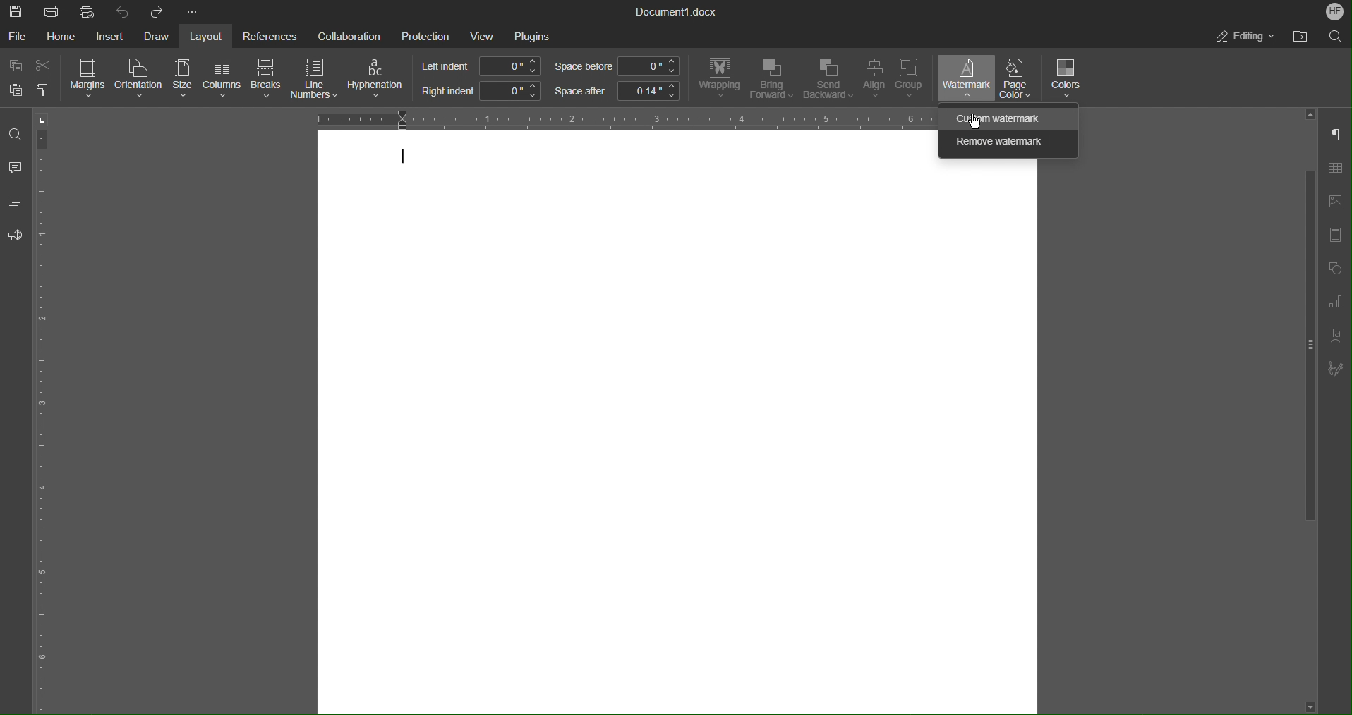 The height and width of the screenshot is (715, 1352). Describe the element at coordinates (1336, 135) in the screenshot. I see `Non-Printing Characters` at that location.